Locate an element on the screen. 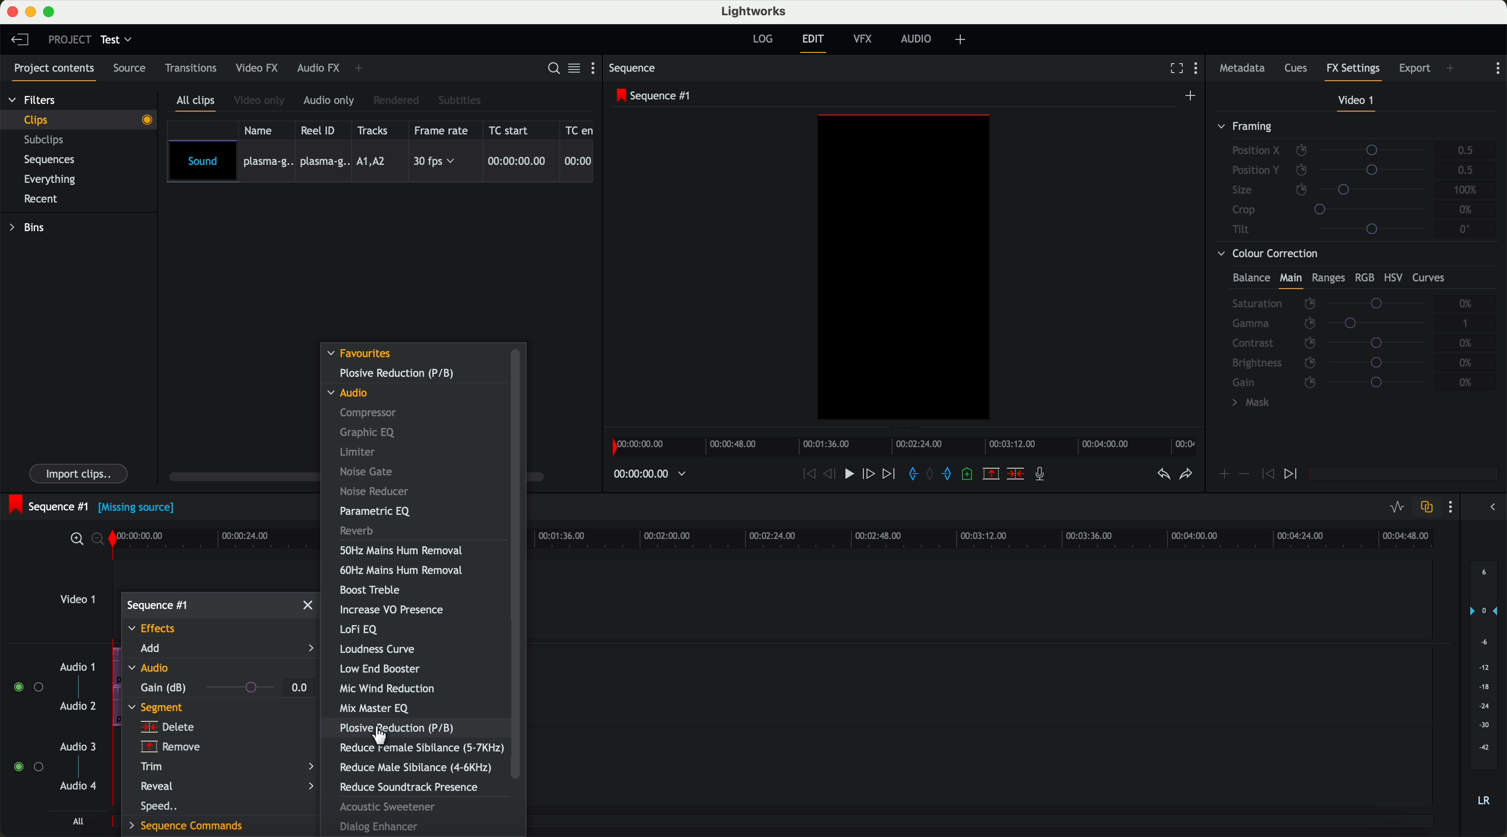 The width and height of the screenshot is (1507, 837). delete/cut is located at coordinates (1014, 475).